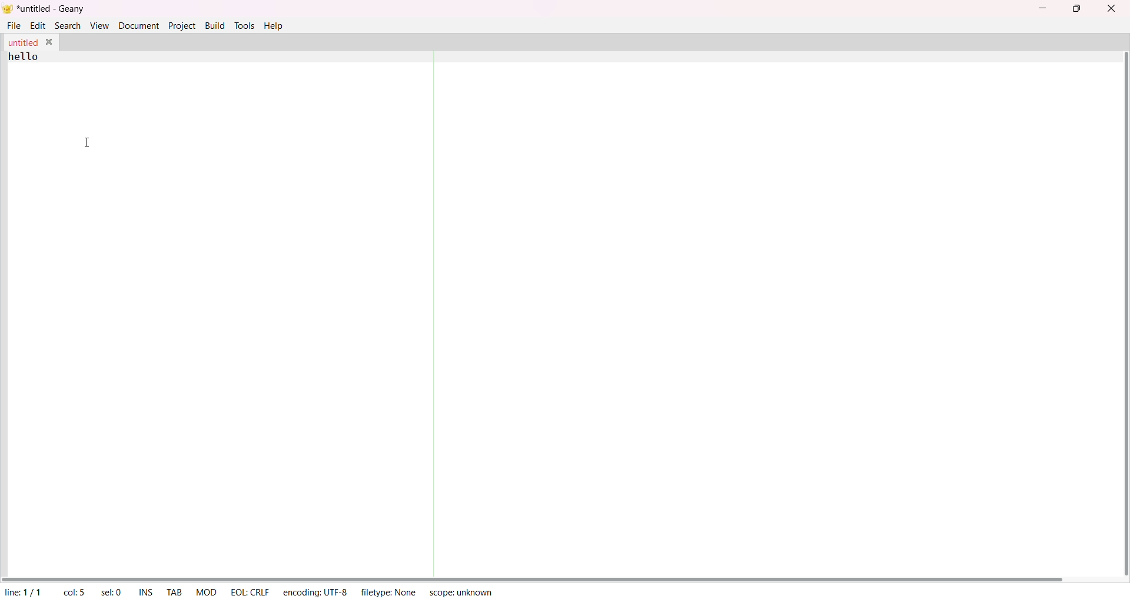 The image size is (1130, 599). I want to click on column: 10, so click(76, 591).